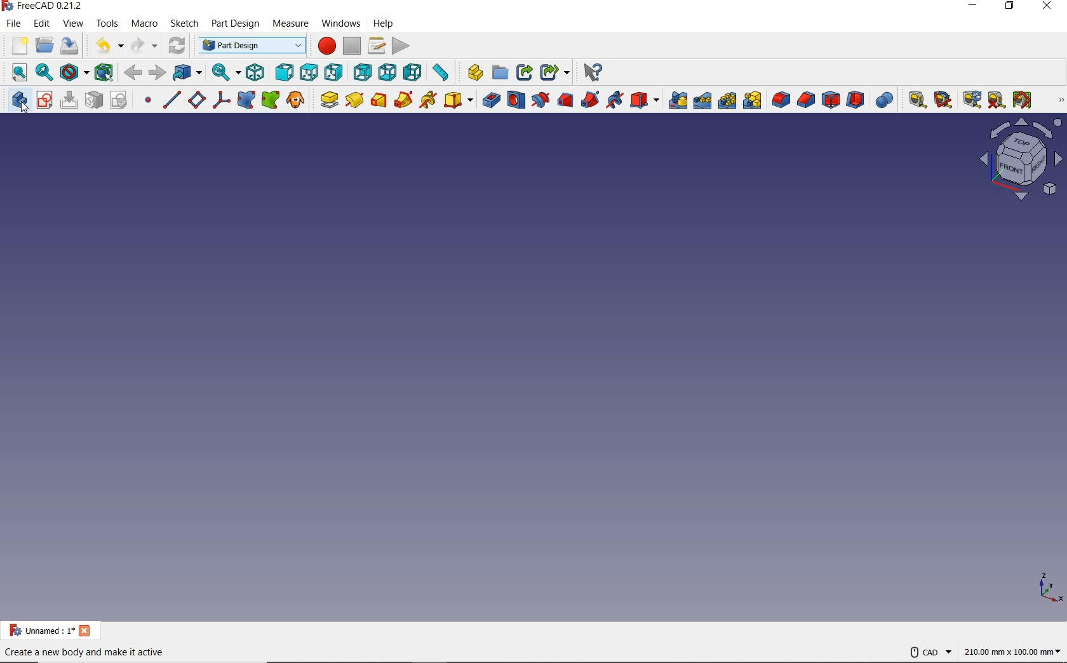 This screenshot has height=663, width=1067. What do you see at coordinates (1047, 587) in the screenshot?
I see `dimension axis` at bounding box center [1047, 587].